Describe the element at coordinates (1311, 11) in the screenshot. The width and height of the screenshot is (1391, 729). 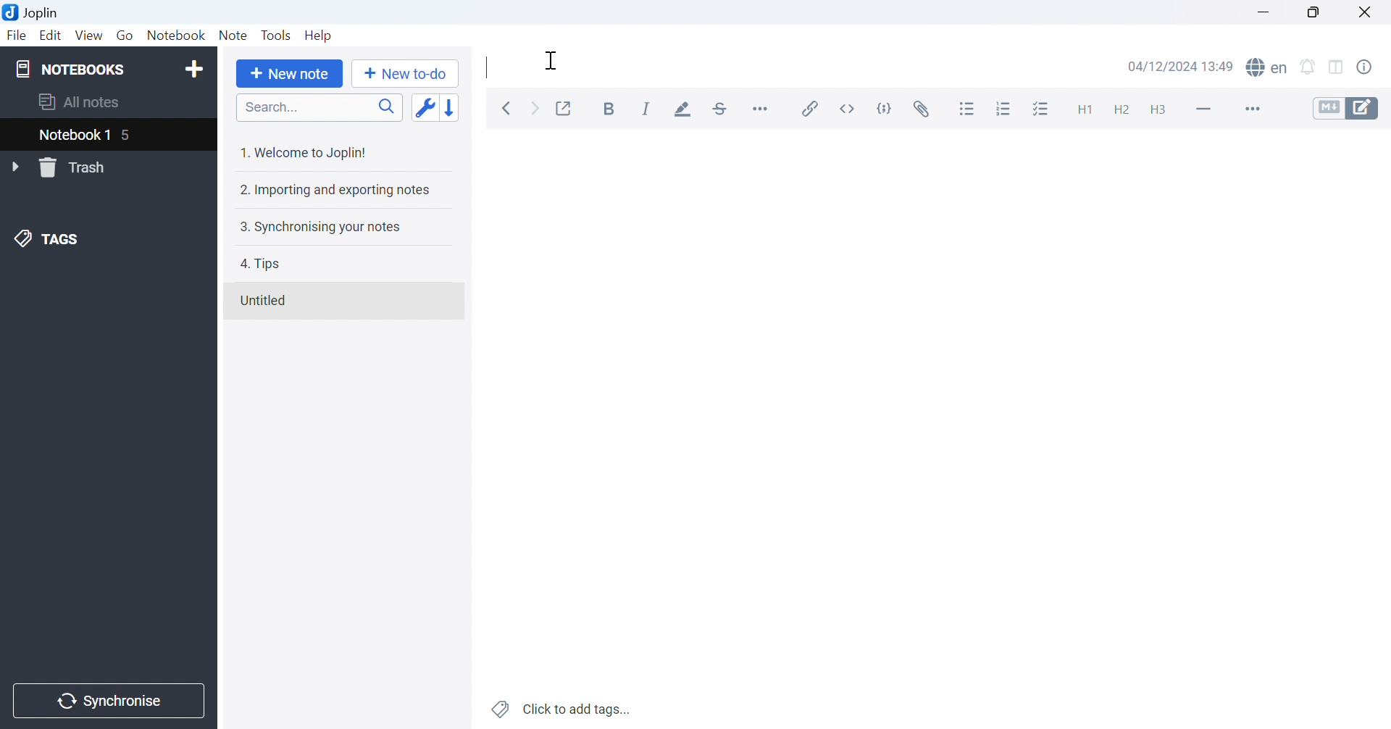
I see `Restore Down` at that location.